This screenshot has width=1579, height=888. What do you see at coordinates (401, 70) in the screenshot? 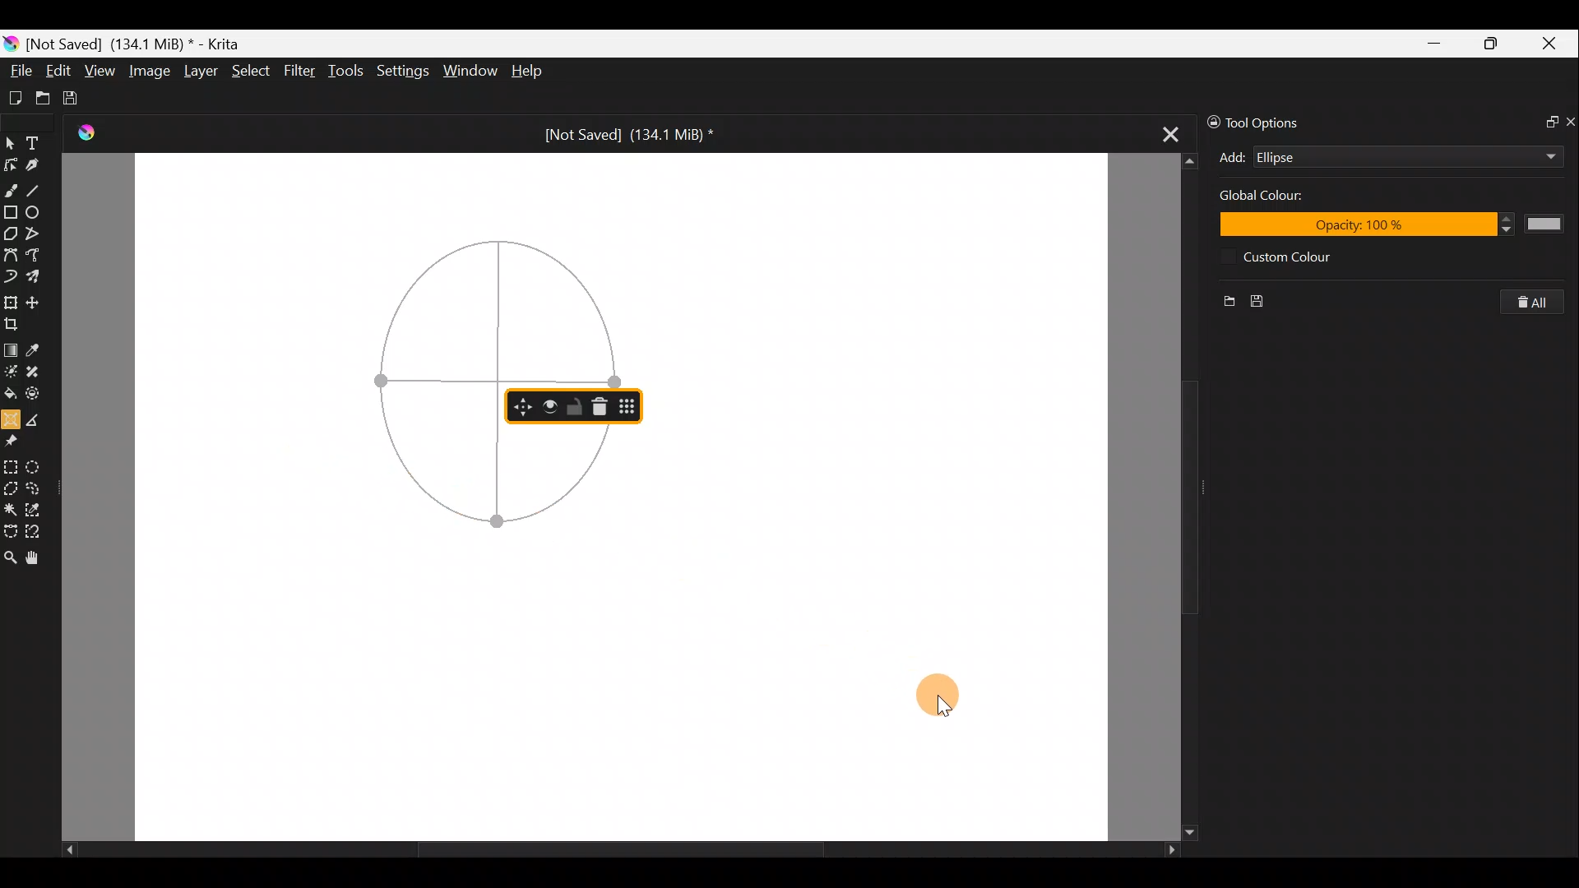
I see `Settings` at bounding box center [401, 70].